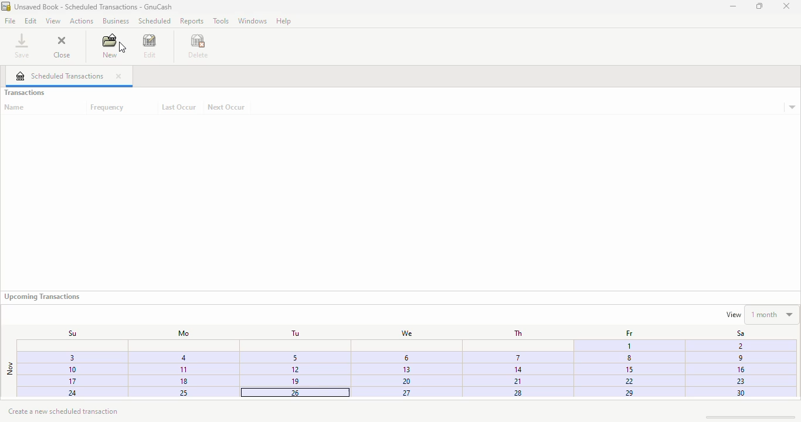  What do you see at coordinates (184, 380) in the screenshot?
I see `18` at bounding box center [184, 380].